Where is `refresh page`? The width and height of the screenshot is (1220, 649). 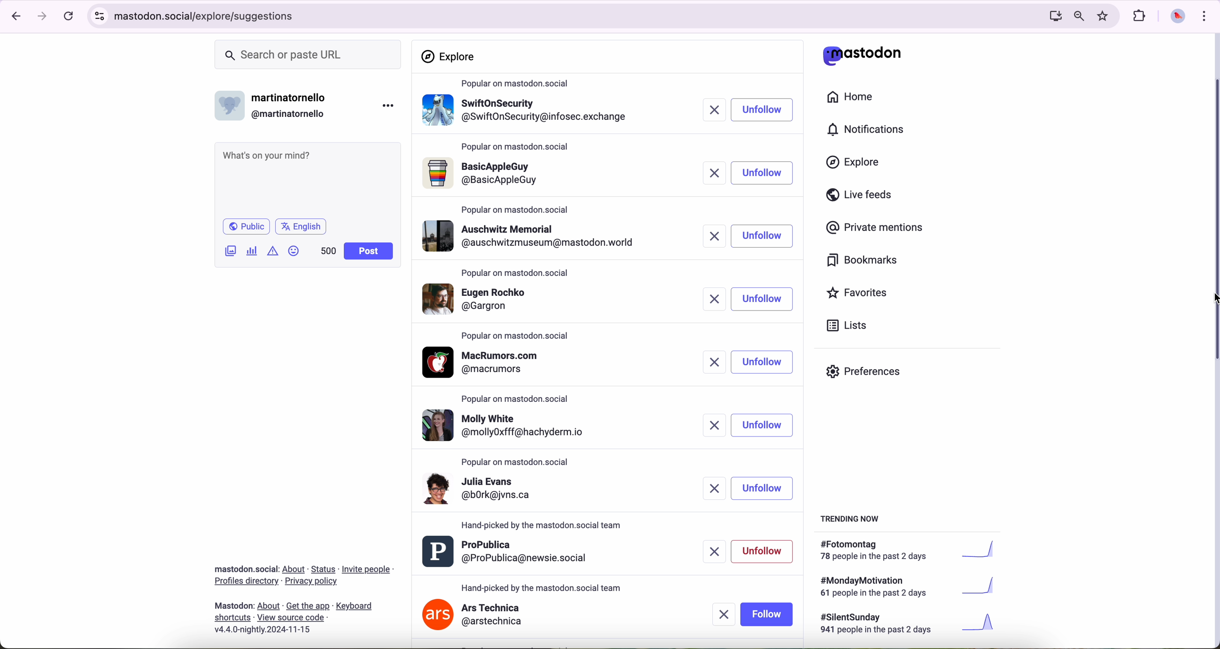 refresh page is located at coordinates (69, 17).